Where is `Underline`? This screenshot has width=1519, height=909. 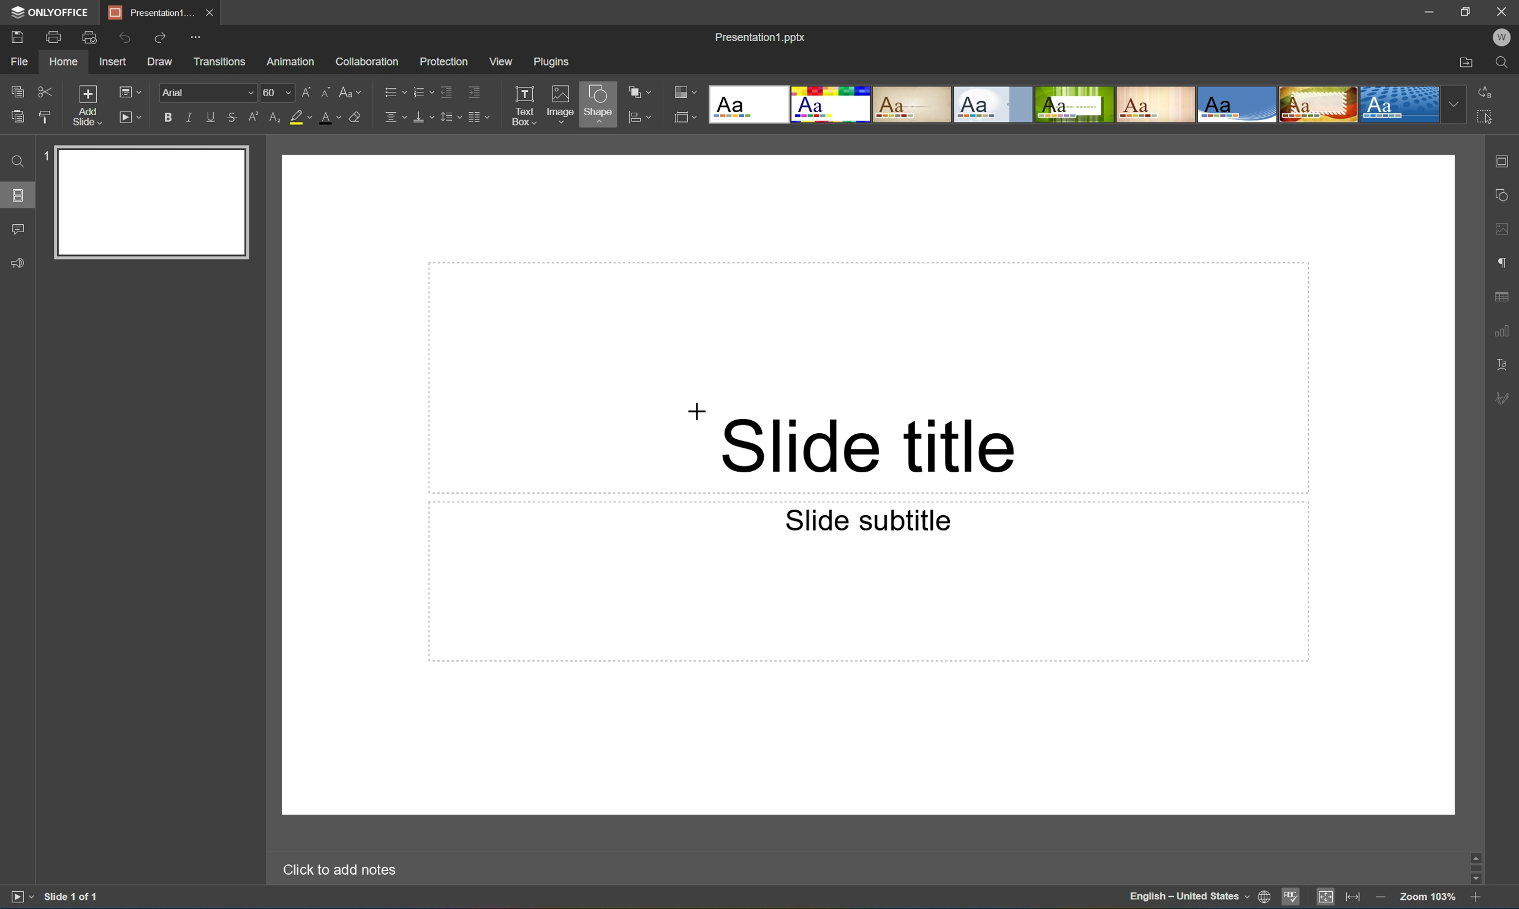 Underline is located at coordinates (210, 116).